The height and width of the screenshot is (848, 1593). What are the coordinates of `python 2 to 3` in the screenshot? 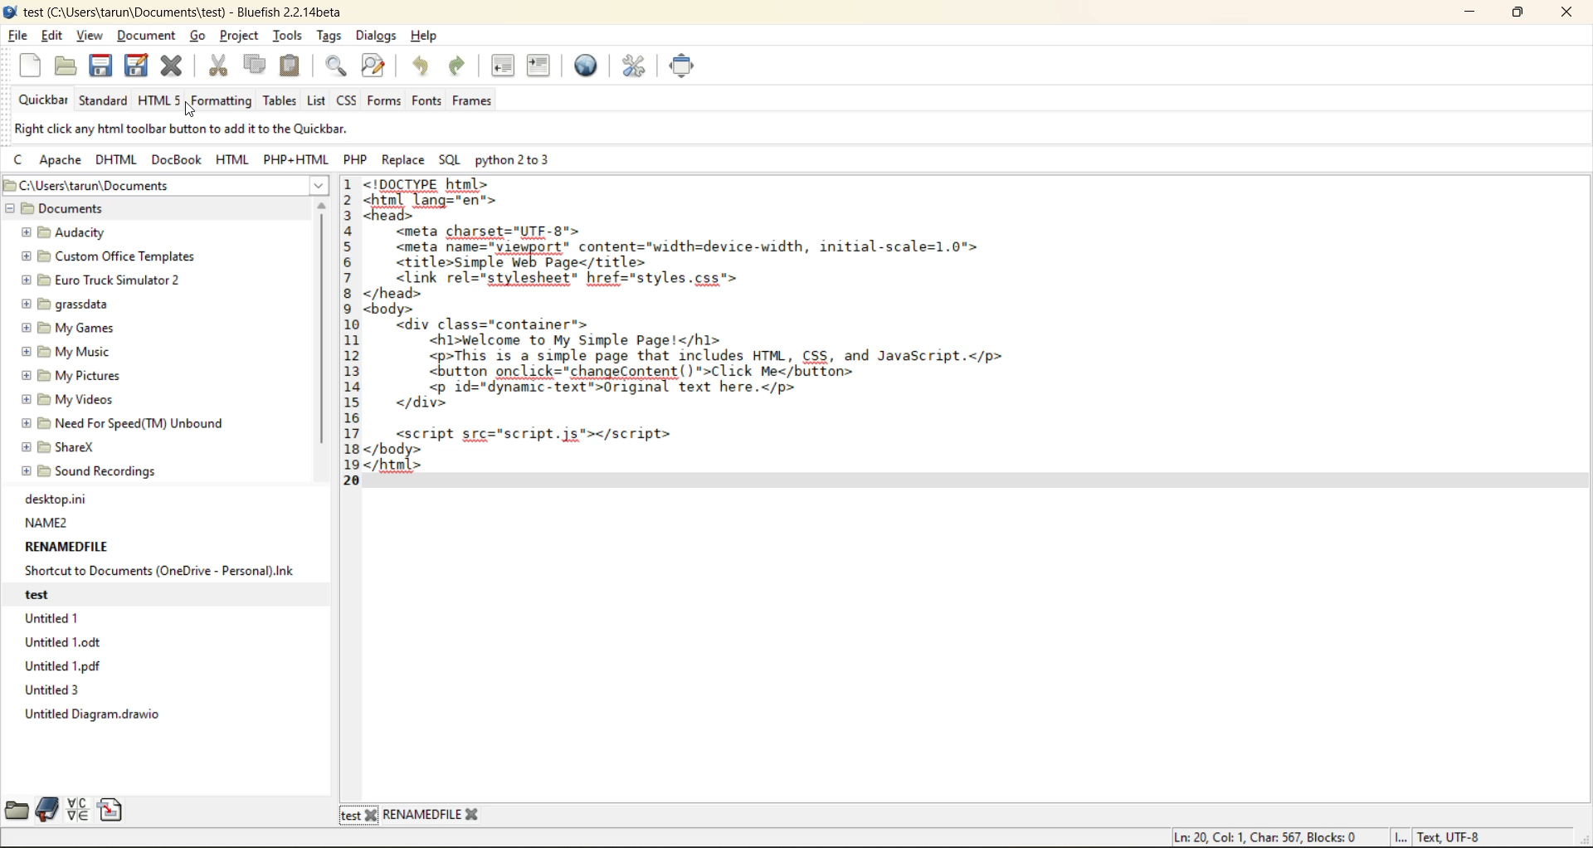 It's located at (520, 158).